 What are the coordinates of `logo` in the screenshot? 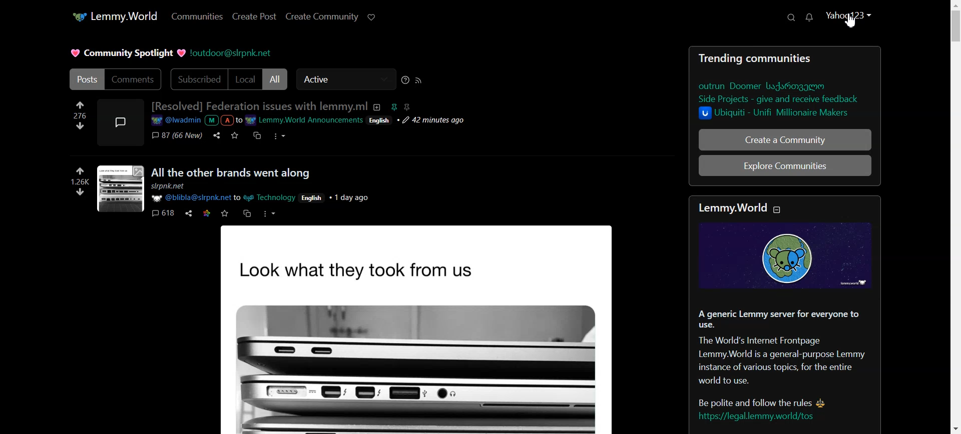 It's located at (783, 255).